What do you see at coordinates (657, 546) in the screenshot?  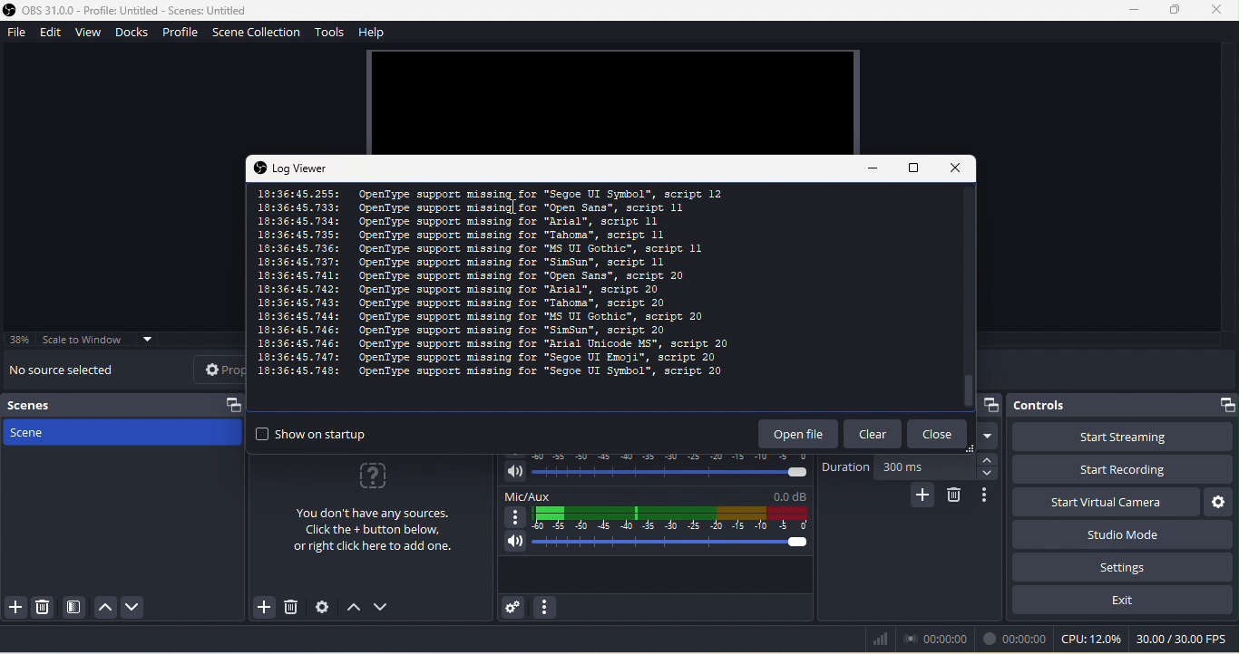 I see `volume` at bounding box center [657, 546].